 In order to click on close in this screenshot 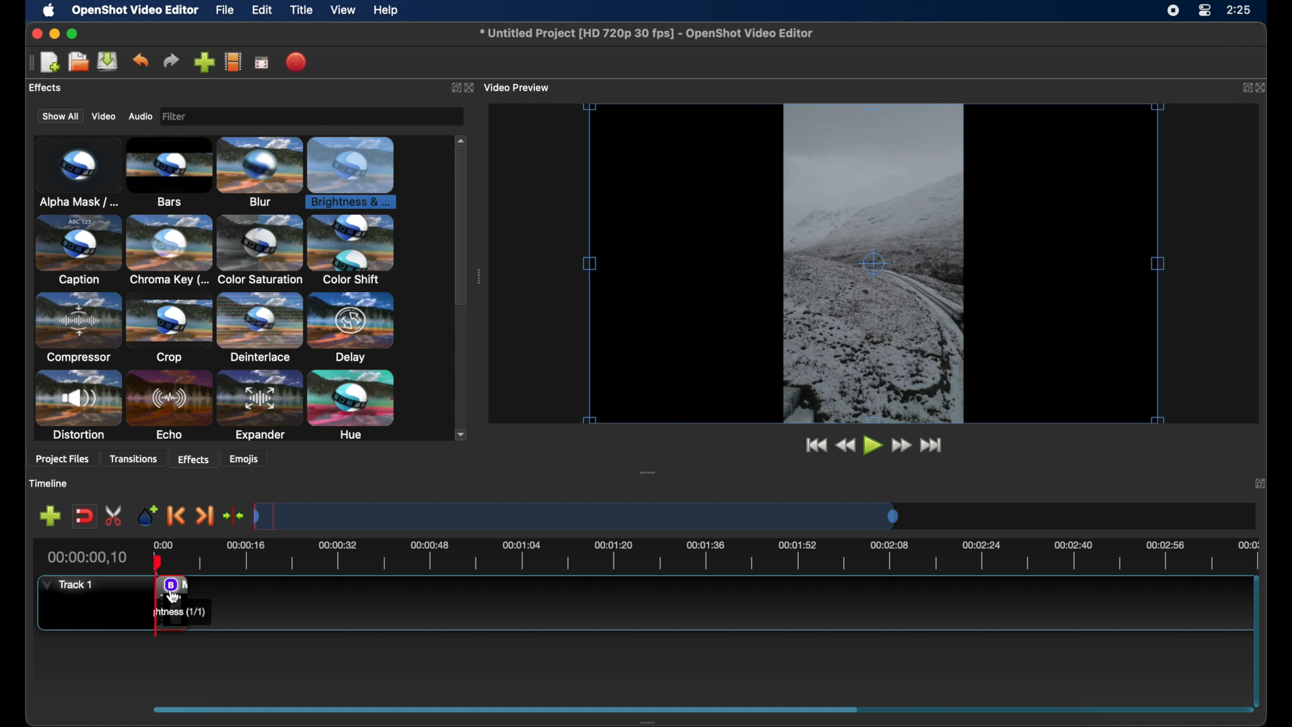, I will do `click(1260, 482)`.